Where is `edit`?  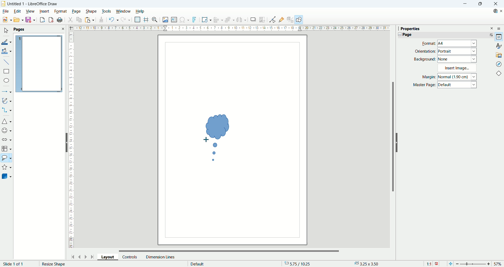 edit is located at coordinates (17, 12).